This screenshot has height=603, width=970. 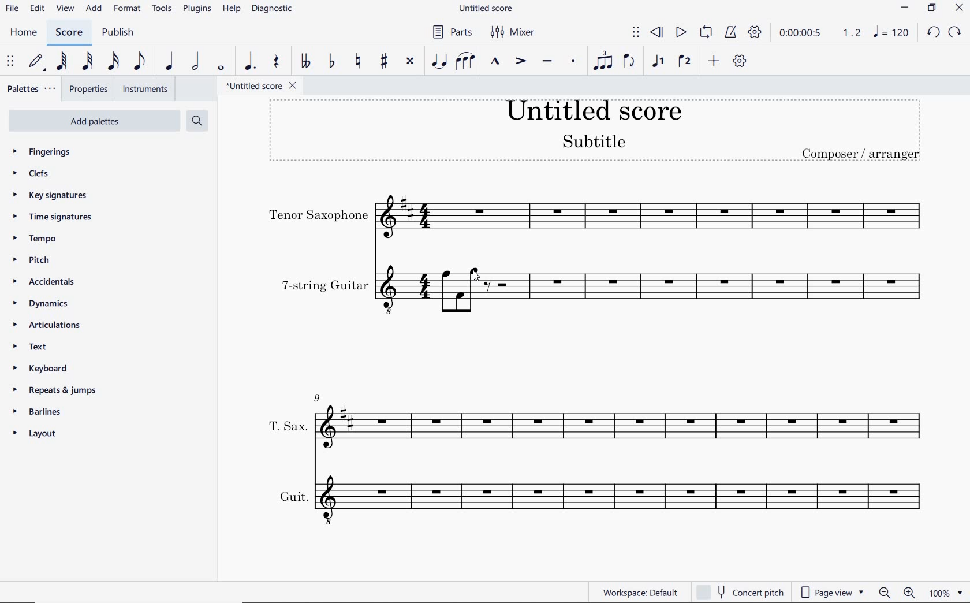 What do you see at coordinates (384, 61) in the screenshot?
I see `TOGGLE SHARP` at bounding box center [384, 61].